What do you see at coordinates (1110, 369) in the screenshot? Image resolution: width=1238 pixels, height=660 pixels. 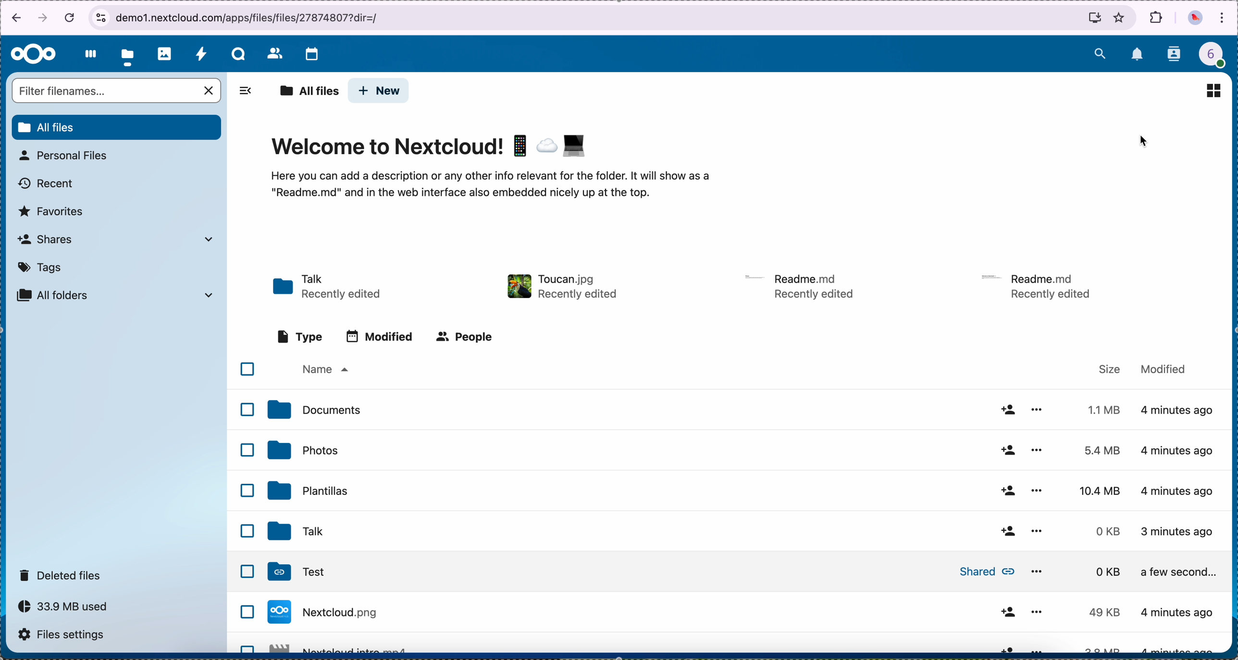 I see `size` at bounding box center [1110, 369].